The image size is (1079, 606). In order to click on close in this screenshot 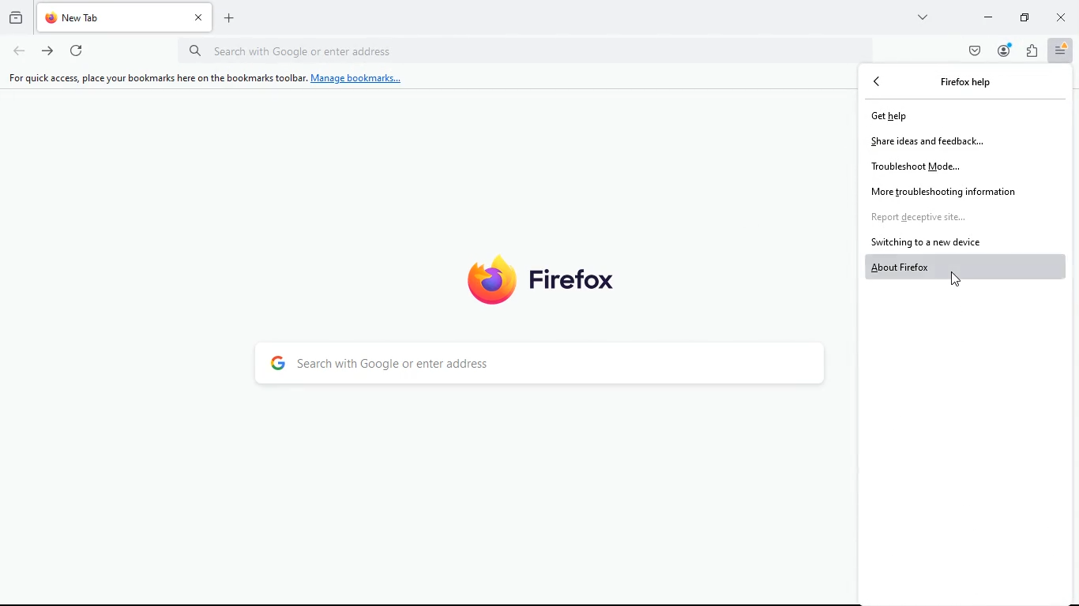, I will do `click(1062, 17)`.